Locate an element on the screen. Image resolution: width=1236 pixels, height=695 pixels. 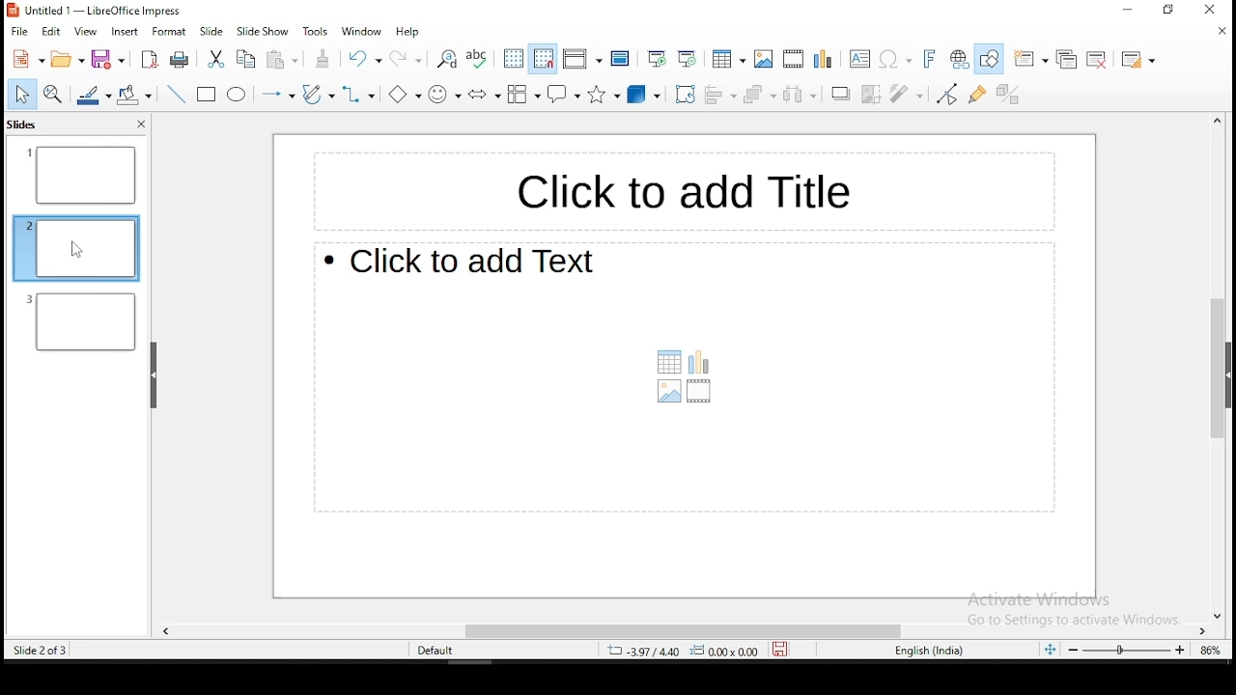
stars and banners is located at coordinates (606, 96).